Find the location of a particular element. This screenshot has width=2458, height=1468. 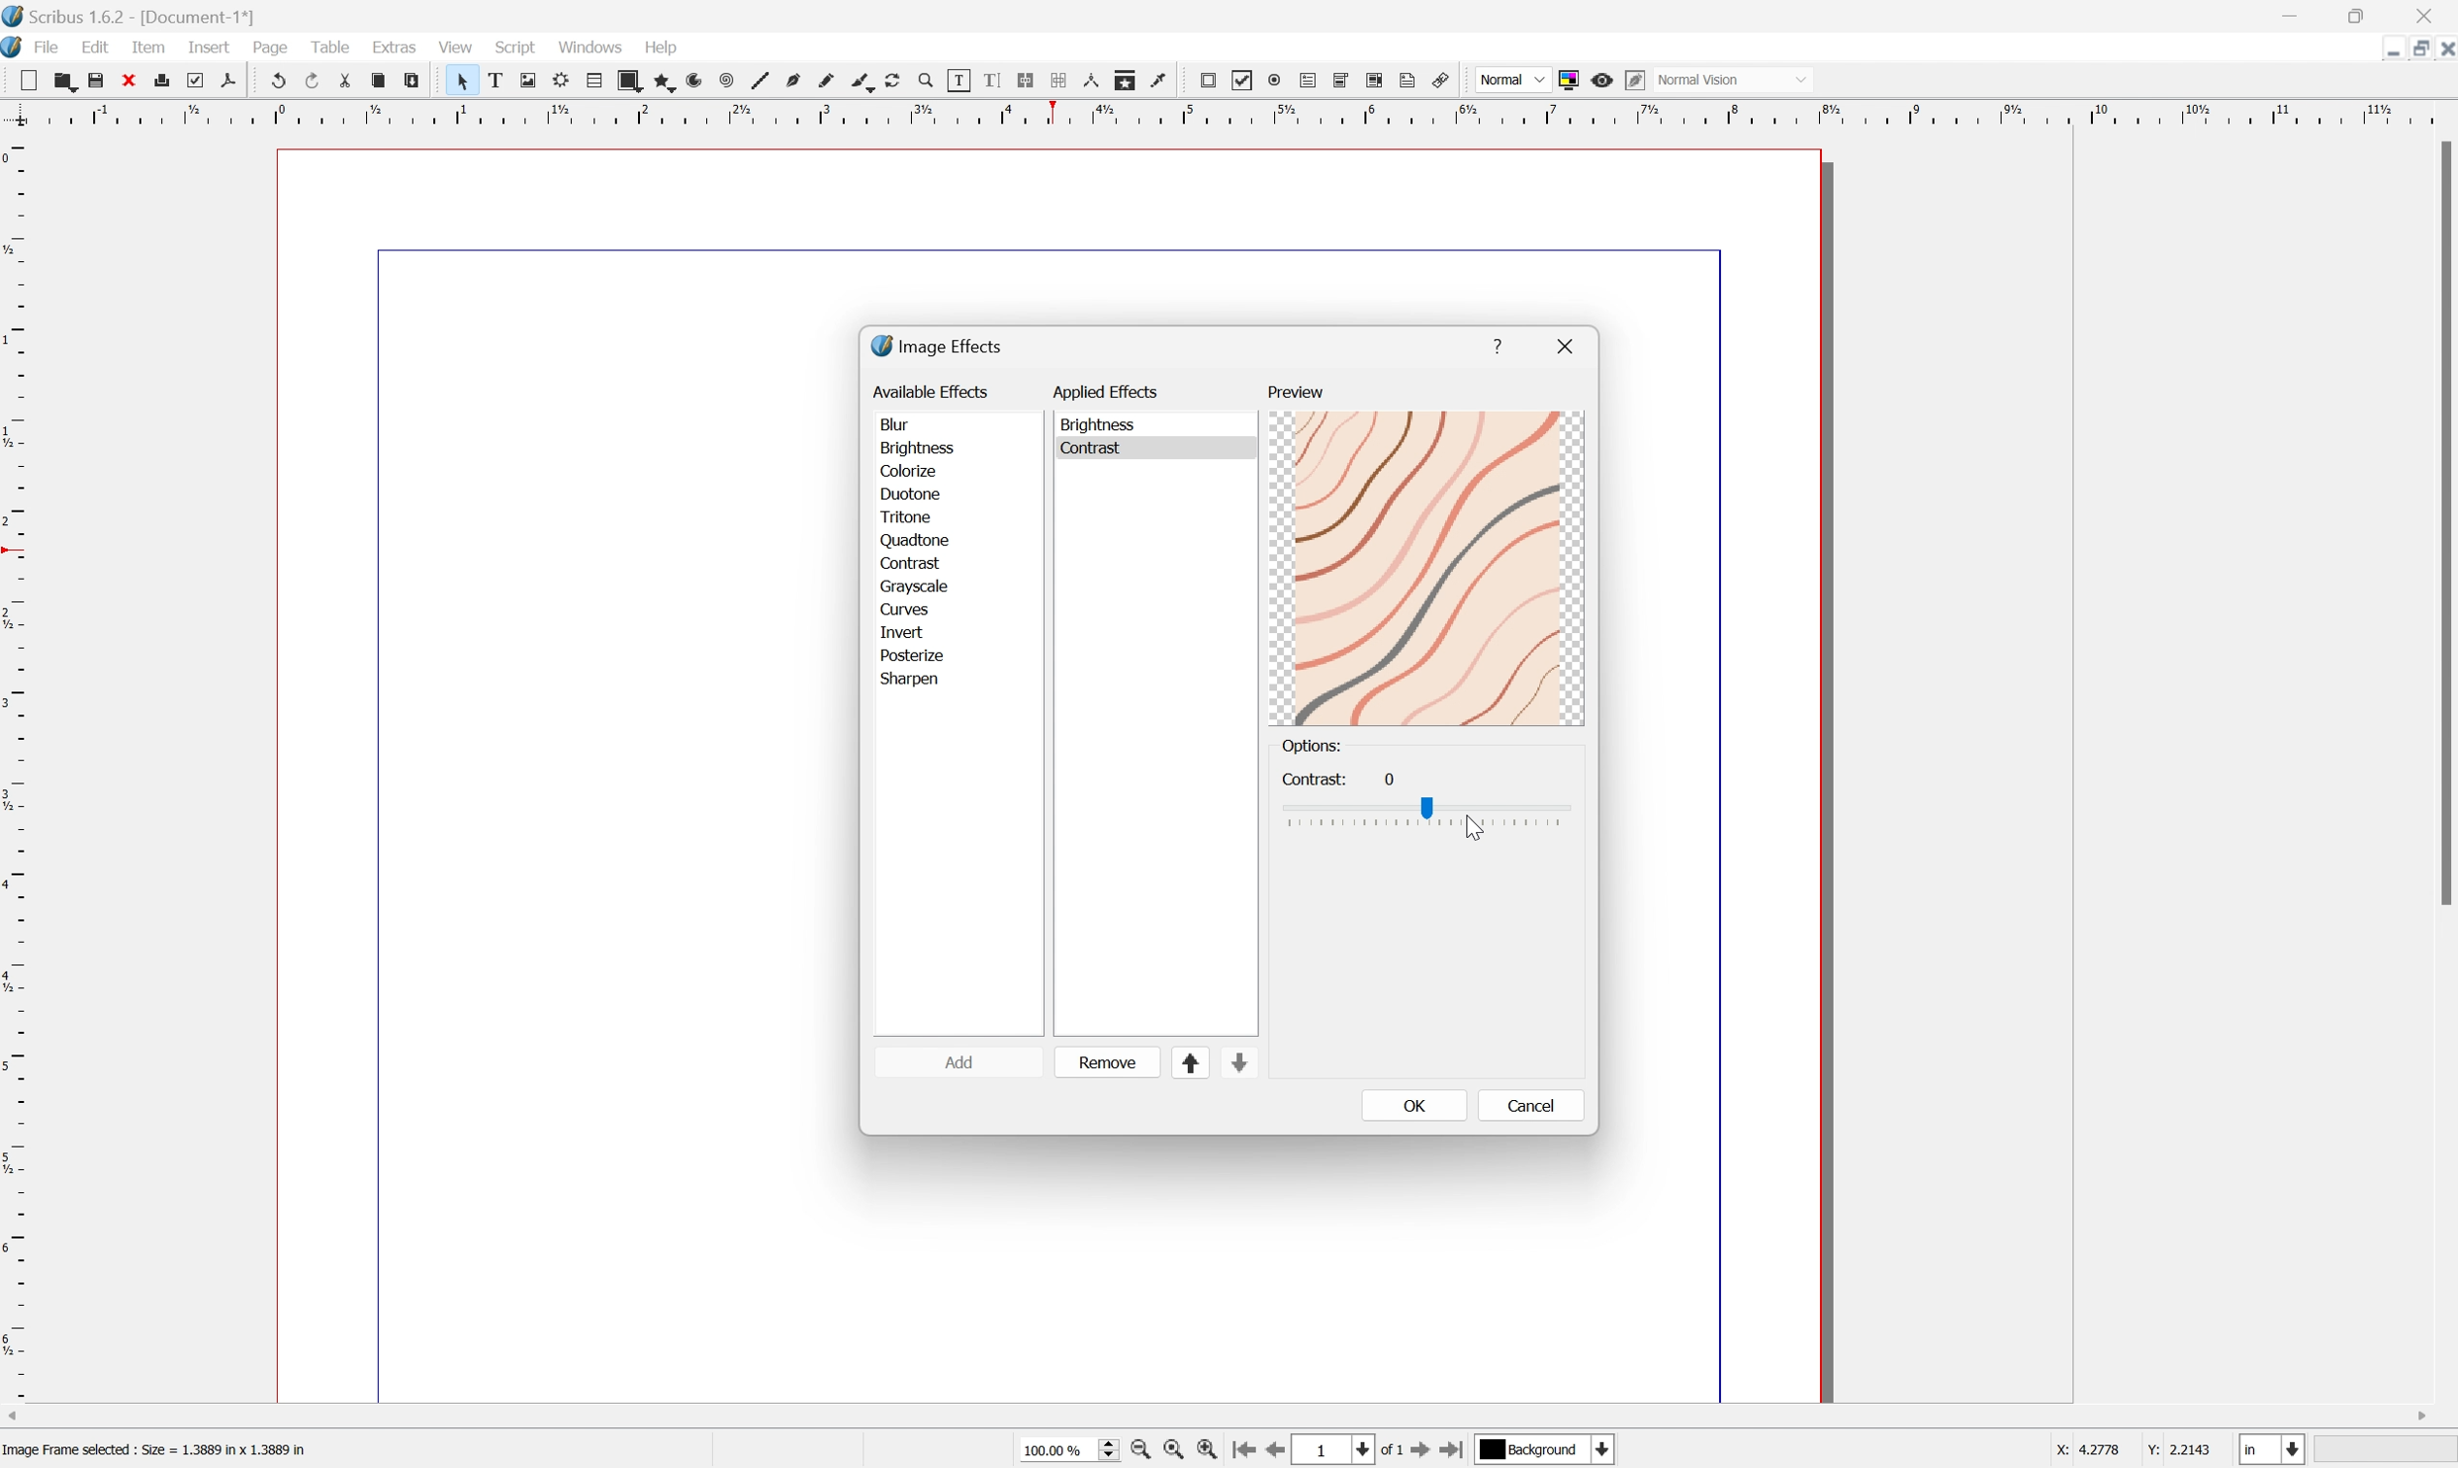

Contrast Slider is located at coordinates (1429, 814).